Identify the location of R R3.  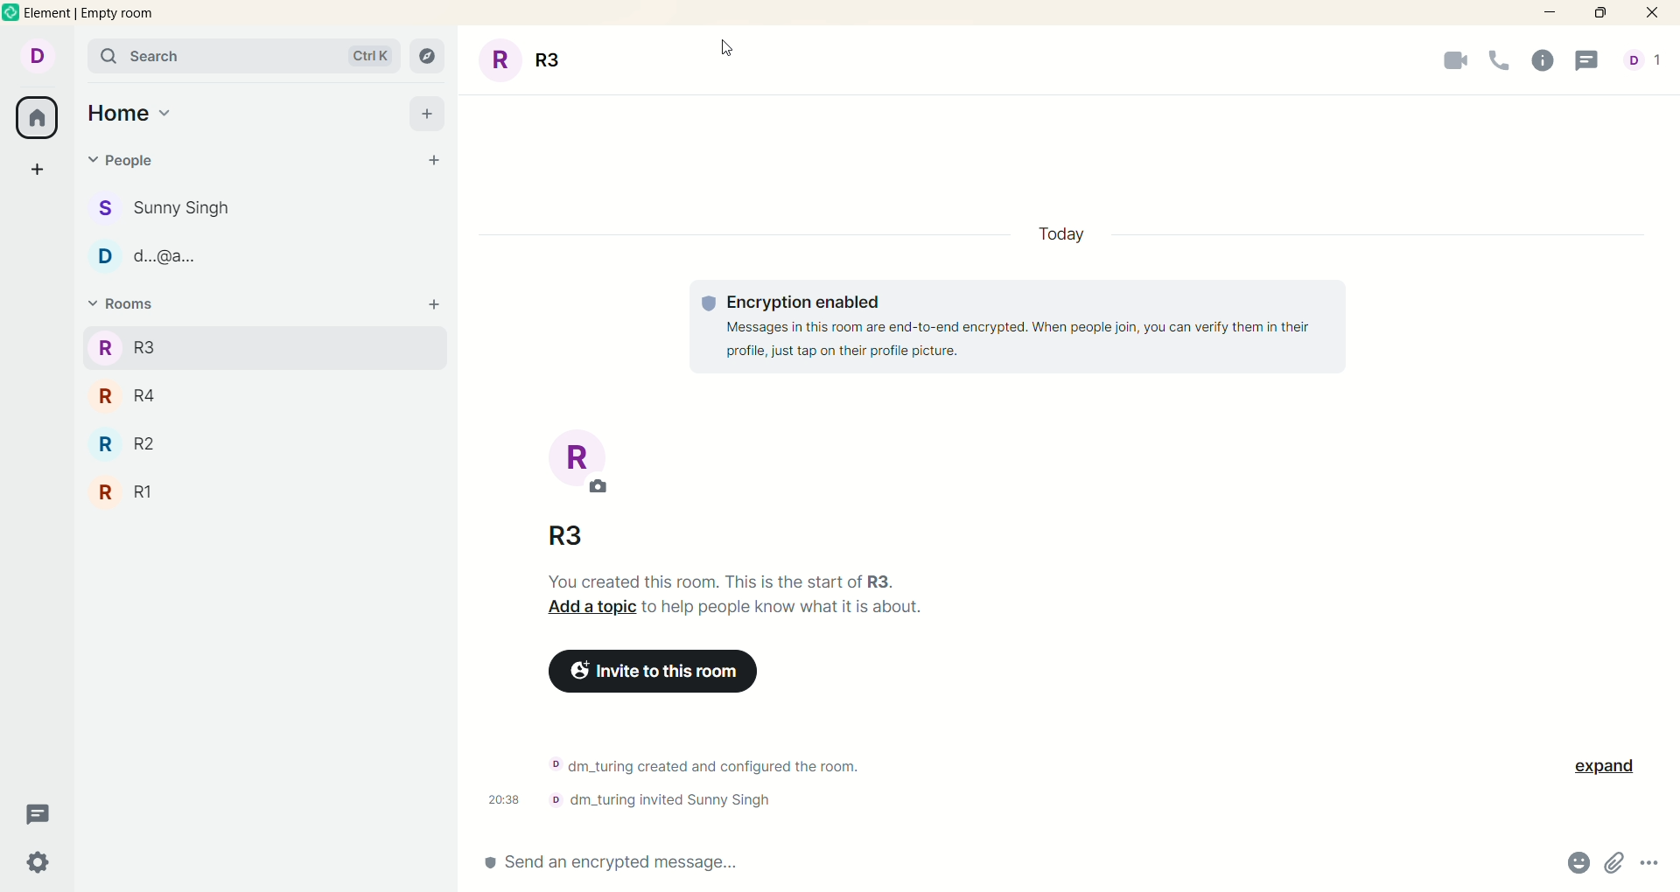
(127, 347).